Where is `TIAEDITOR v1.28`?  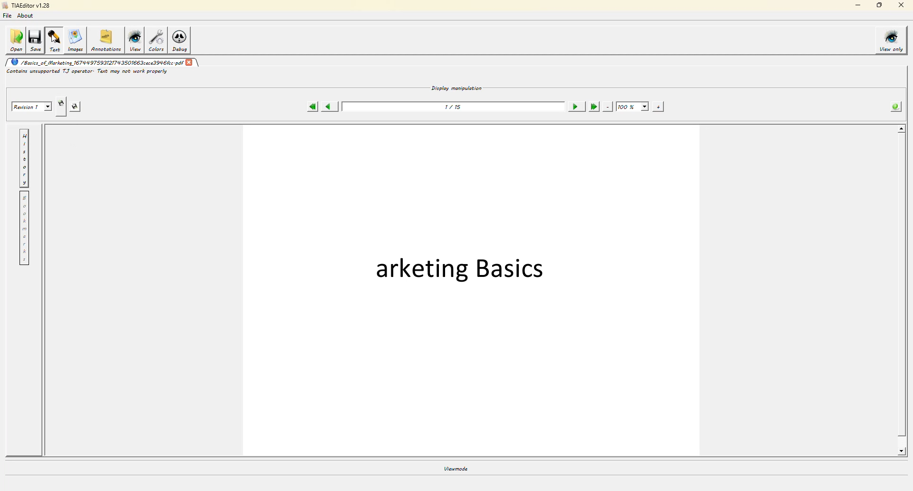 TIAEDITOR v1.28 is located at coordinates (26, 6).